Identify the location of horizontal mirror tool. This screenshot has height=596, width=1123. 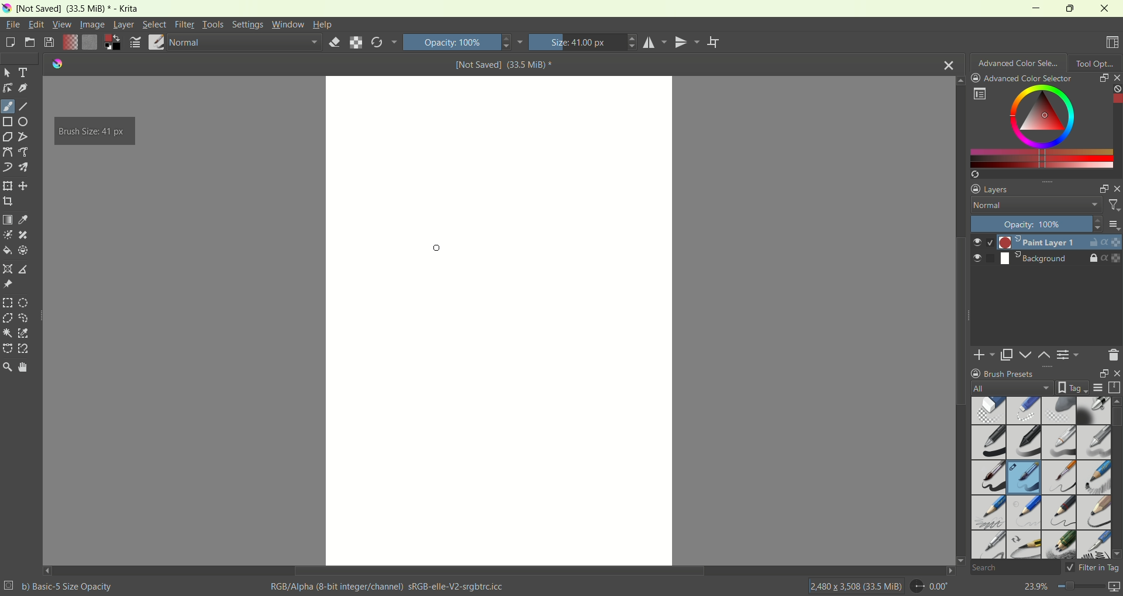
(656, 42).